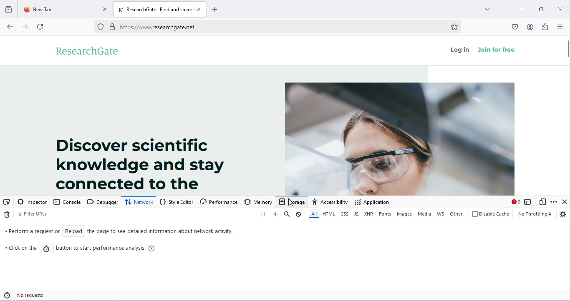 Image resolution: width=570 pixels, height=301 pixels. Describe the element at coordinates (355, 214) in the screenshot. I see `js` at that location.